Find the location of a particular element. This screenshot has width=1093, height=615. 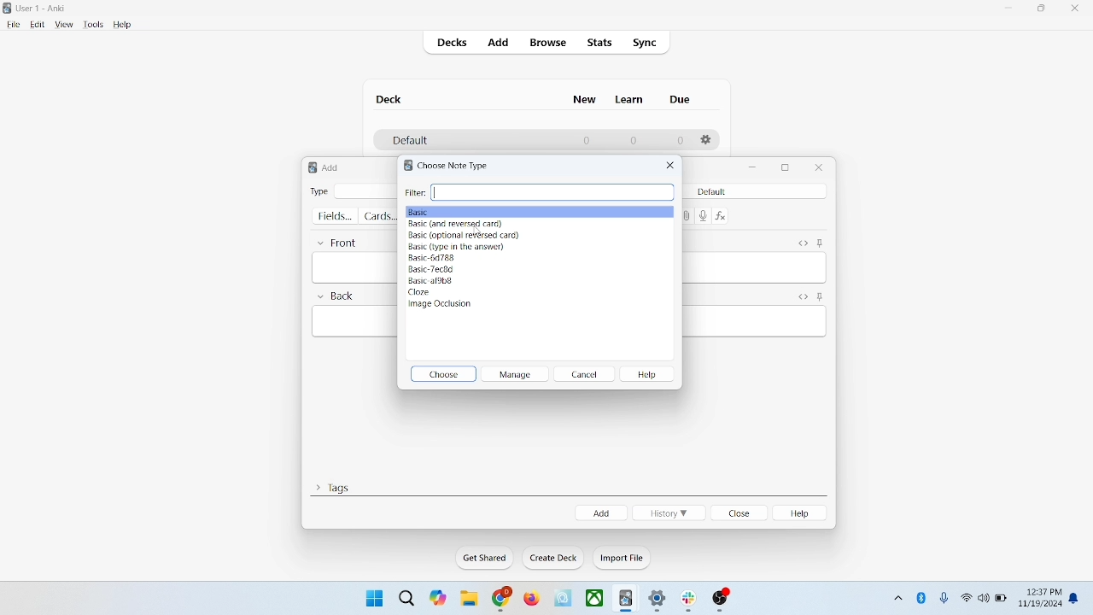

attachment is located at coordinates (687, 215).